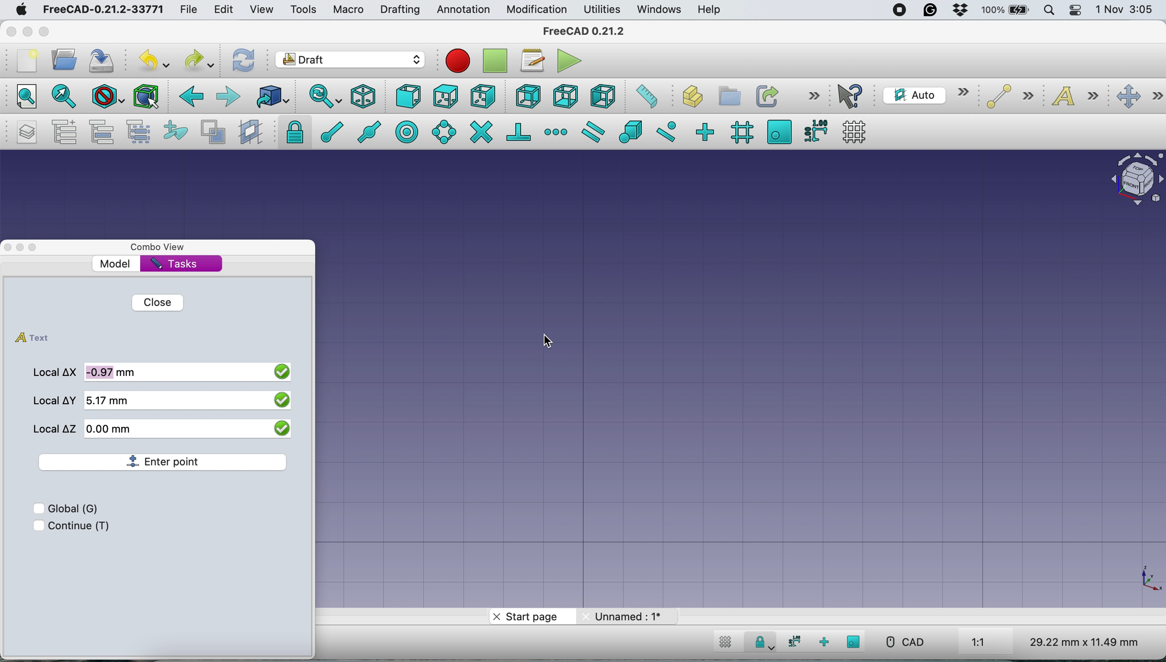  What do you see at coordinates (20, 247) in the screenshot?
I see `minimise` at bounding box center [20, 247].